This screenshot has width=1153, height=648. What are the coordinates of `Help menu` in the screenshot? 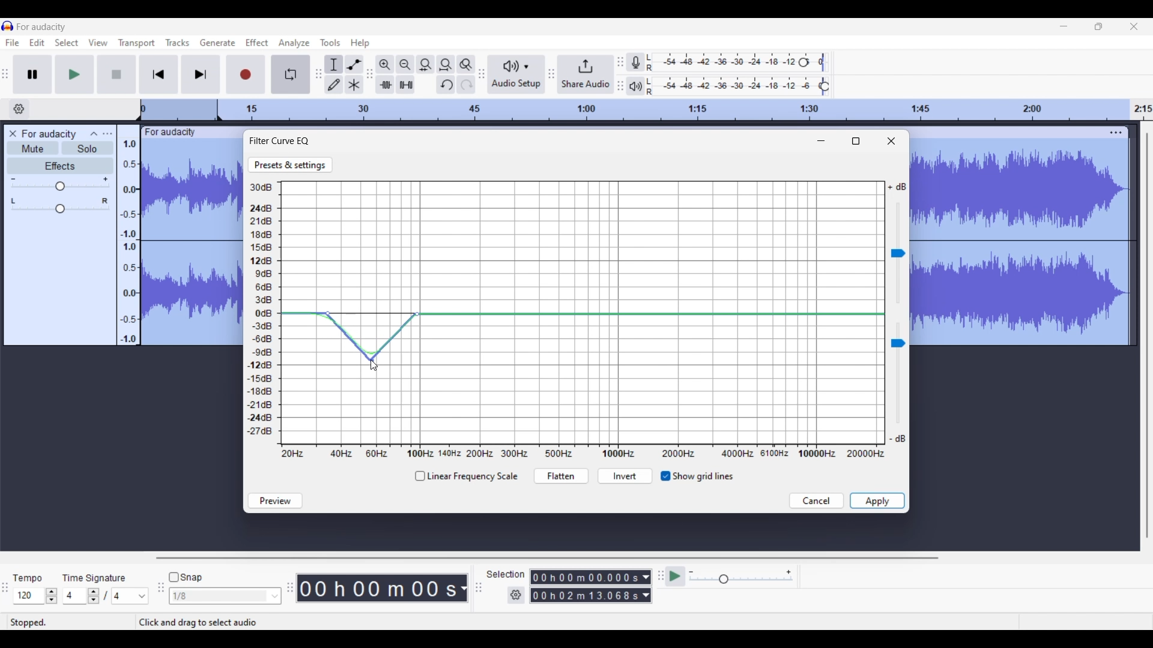 It's located at (360, 43).